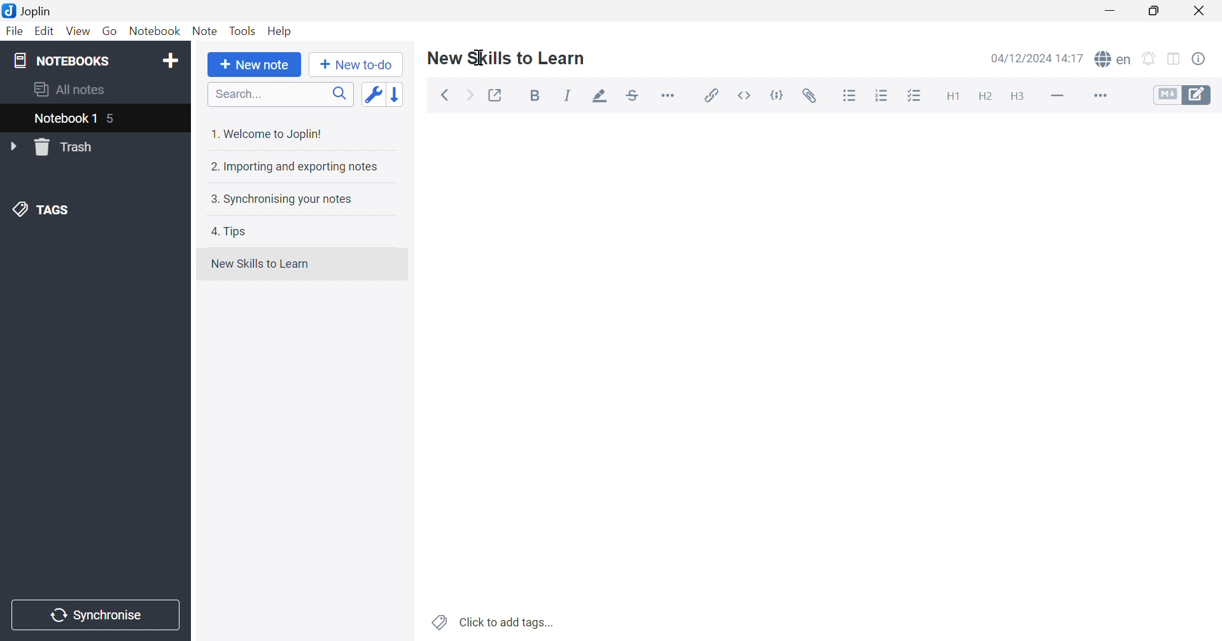 The height and width of the screenshot is (641, 1222). Describe the element at coordinates (205, 31) in the screenshot. I see `Note` at that location.